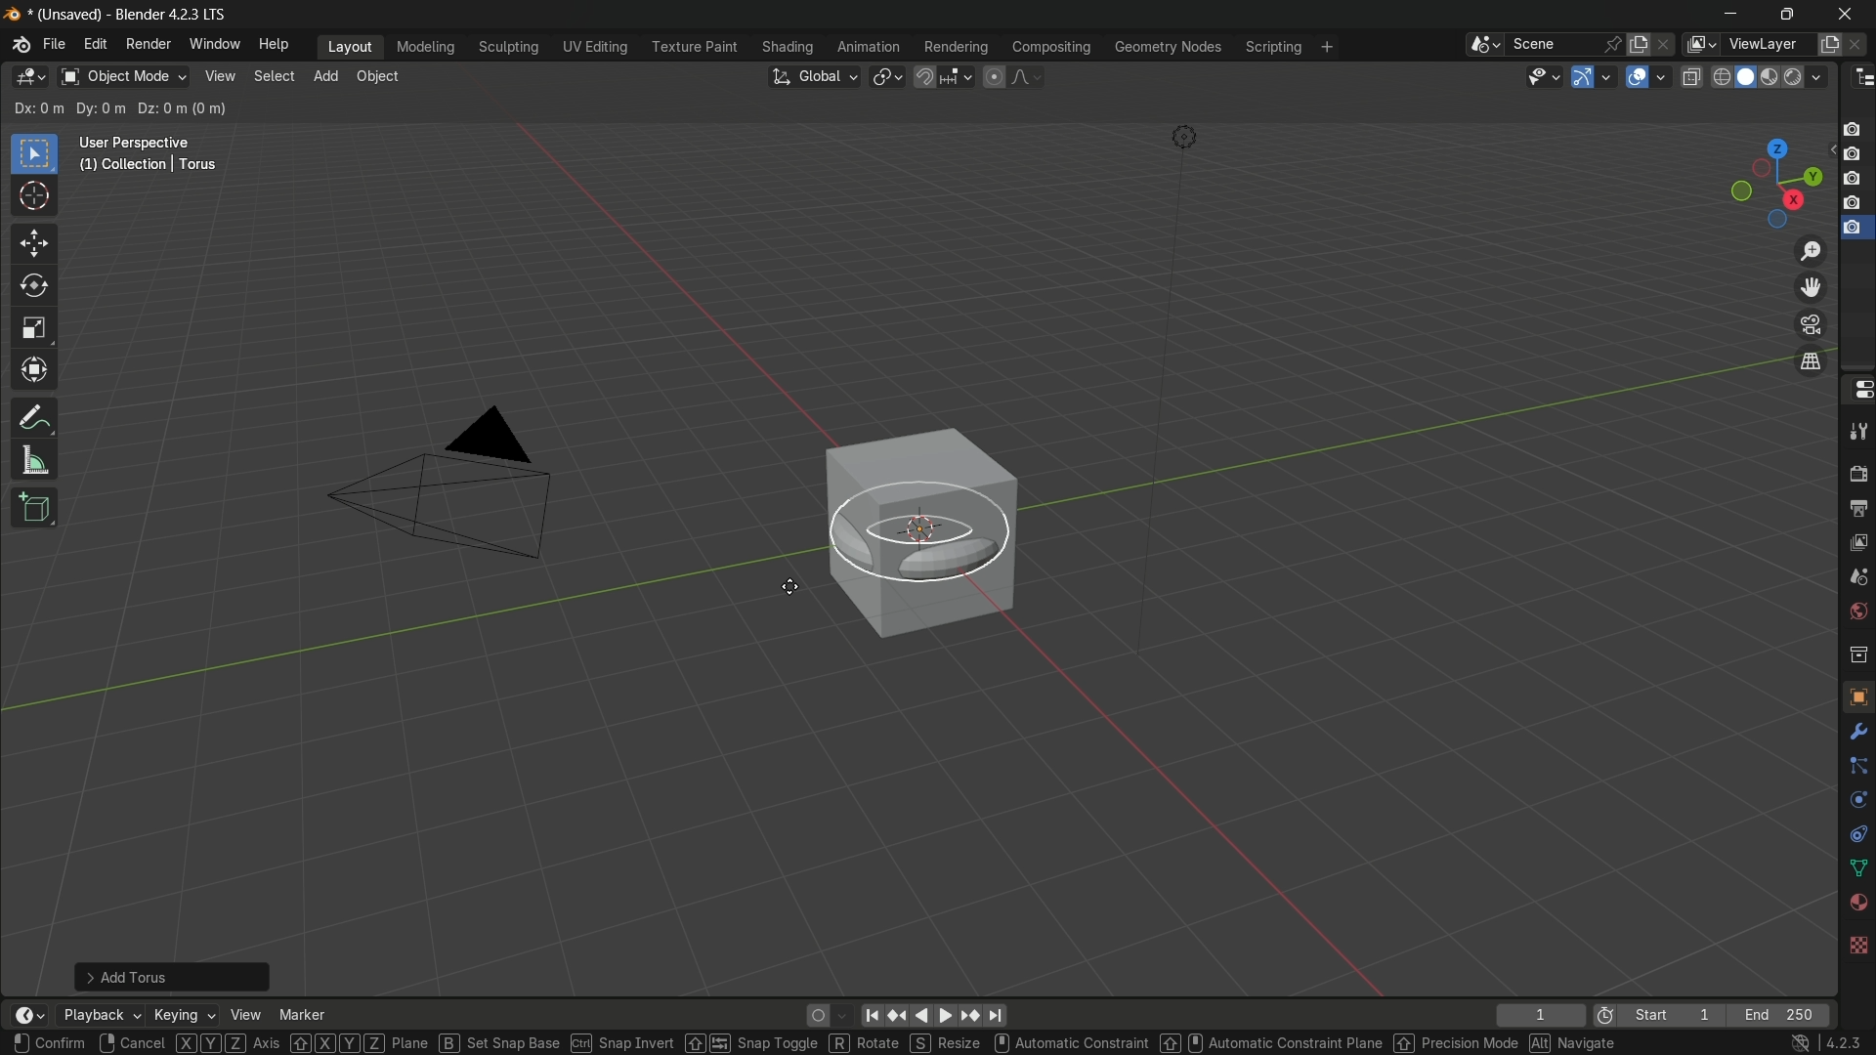 The width and height of the screenshot is (1876, 1055). Describe the element at coordinates (993, 76) in the screenshot. I see `proportional editing object` at that location.